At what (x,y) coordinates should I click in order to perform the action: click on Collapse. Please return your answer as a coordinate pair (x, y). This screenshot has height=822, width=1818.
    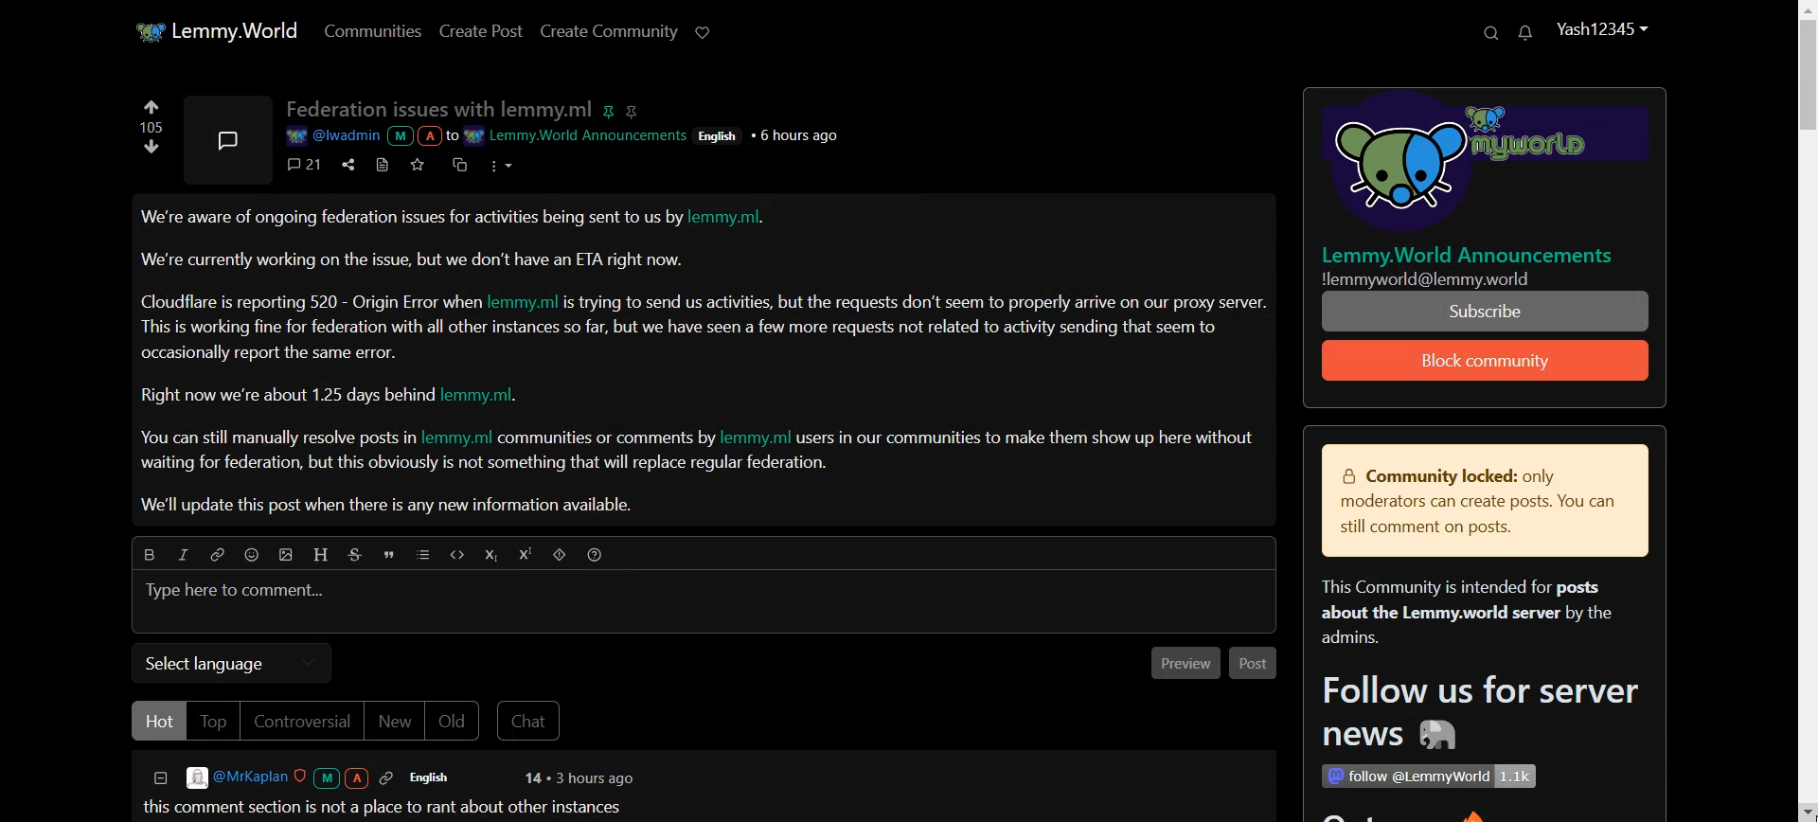
    Looking at the image, I should click on (161, 777).